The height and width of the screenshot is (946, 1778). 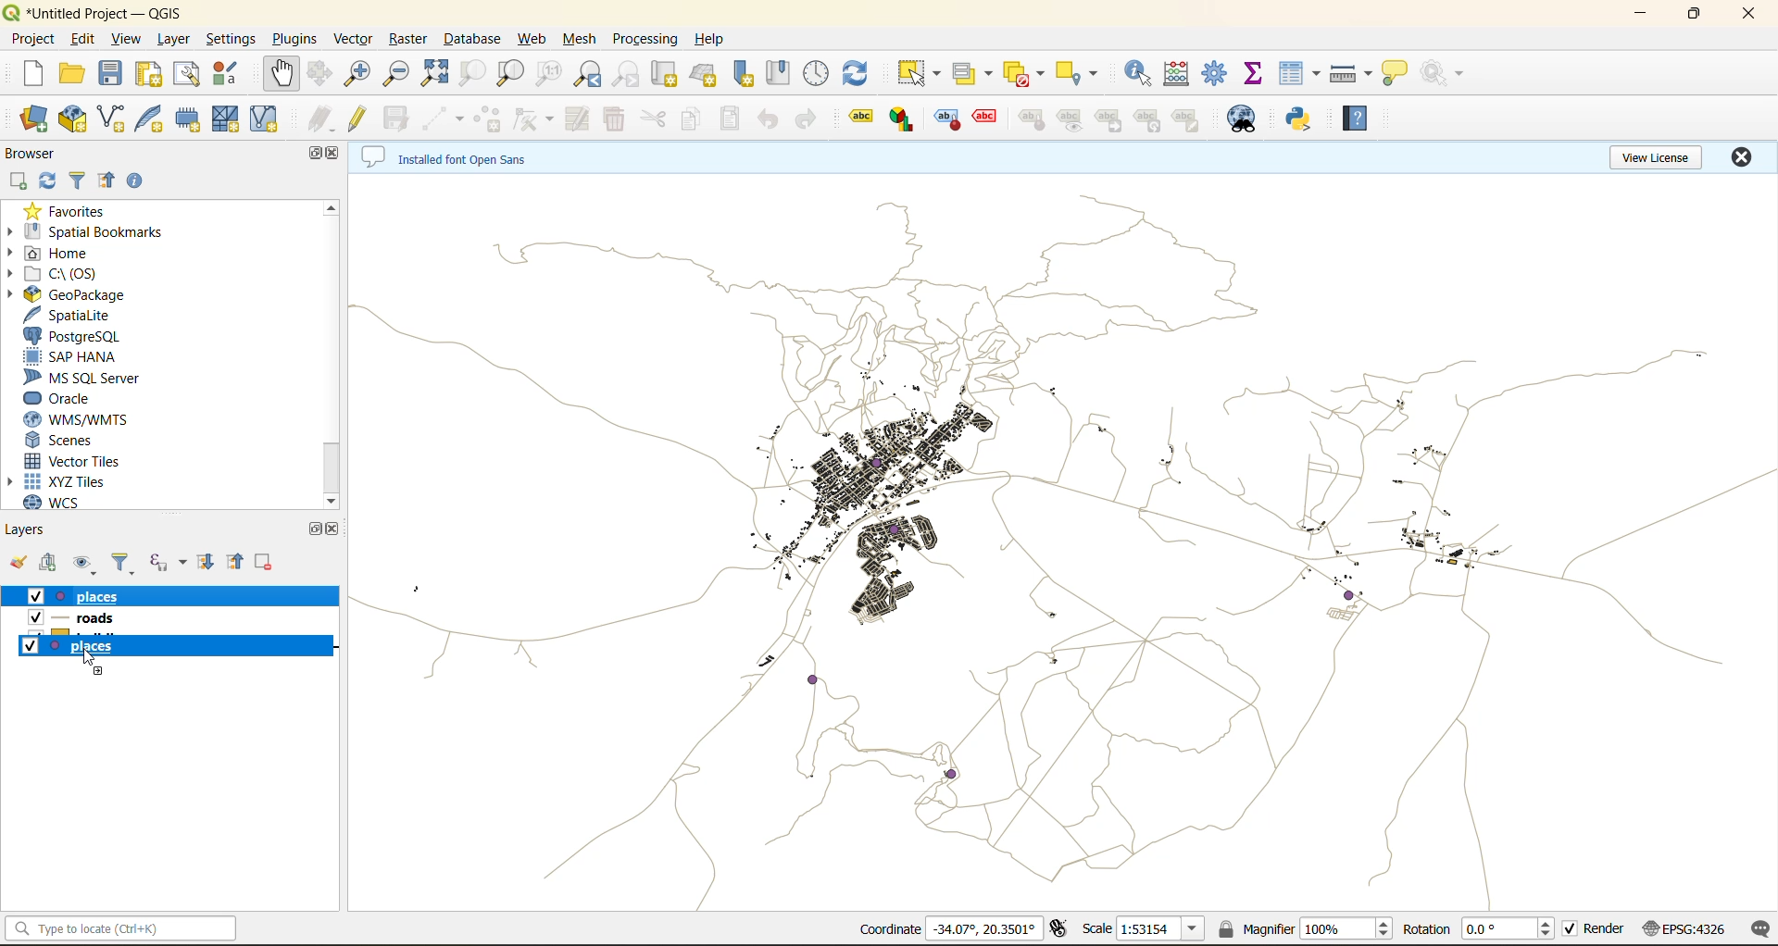 I want to click on copy, so click(x=698, y=118).